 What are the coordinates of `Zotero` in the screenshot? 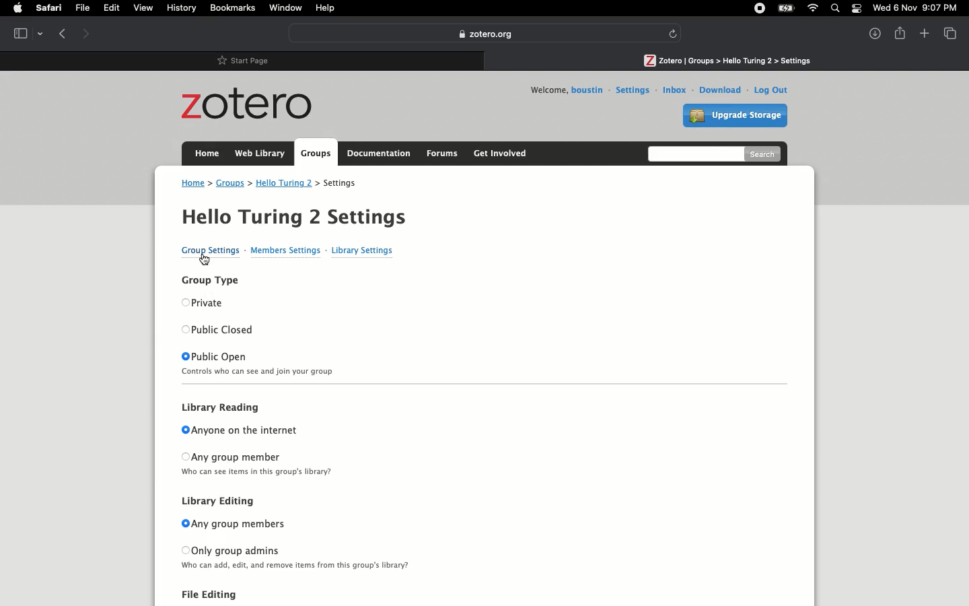 It's located at (251, 105).